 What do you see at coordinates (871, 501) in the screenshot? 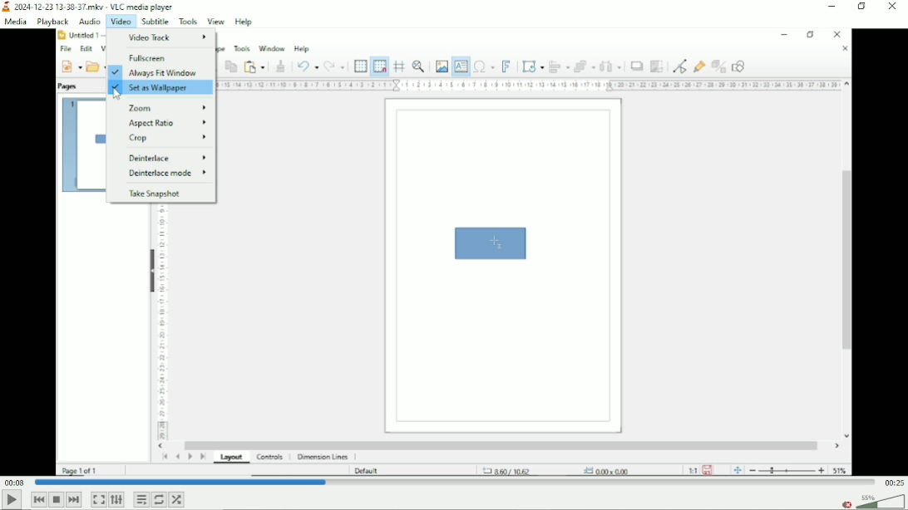
I see `Volume` at bounding box center [871, 501].